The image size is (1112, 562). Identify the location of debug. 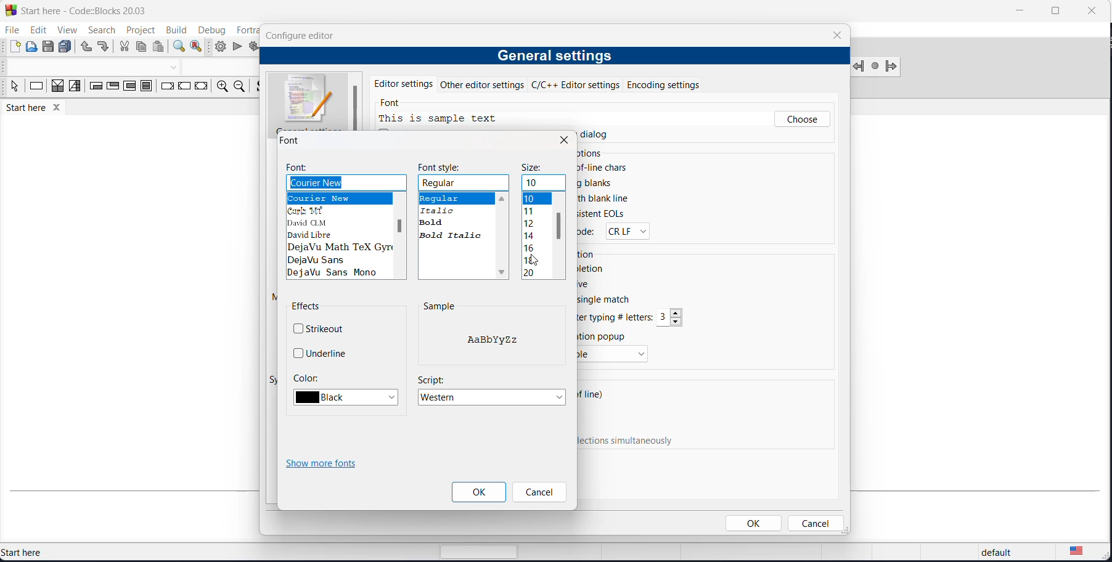
(211, 28).